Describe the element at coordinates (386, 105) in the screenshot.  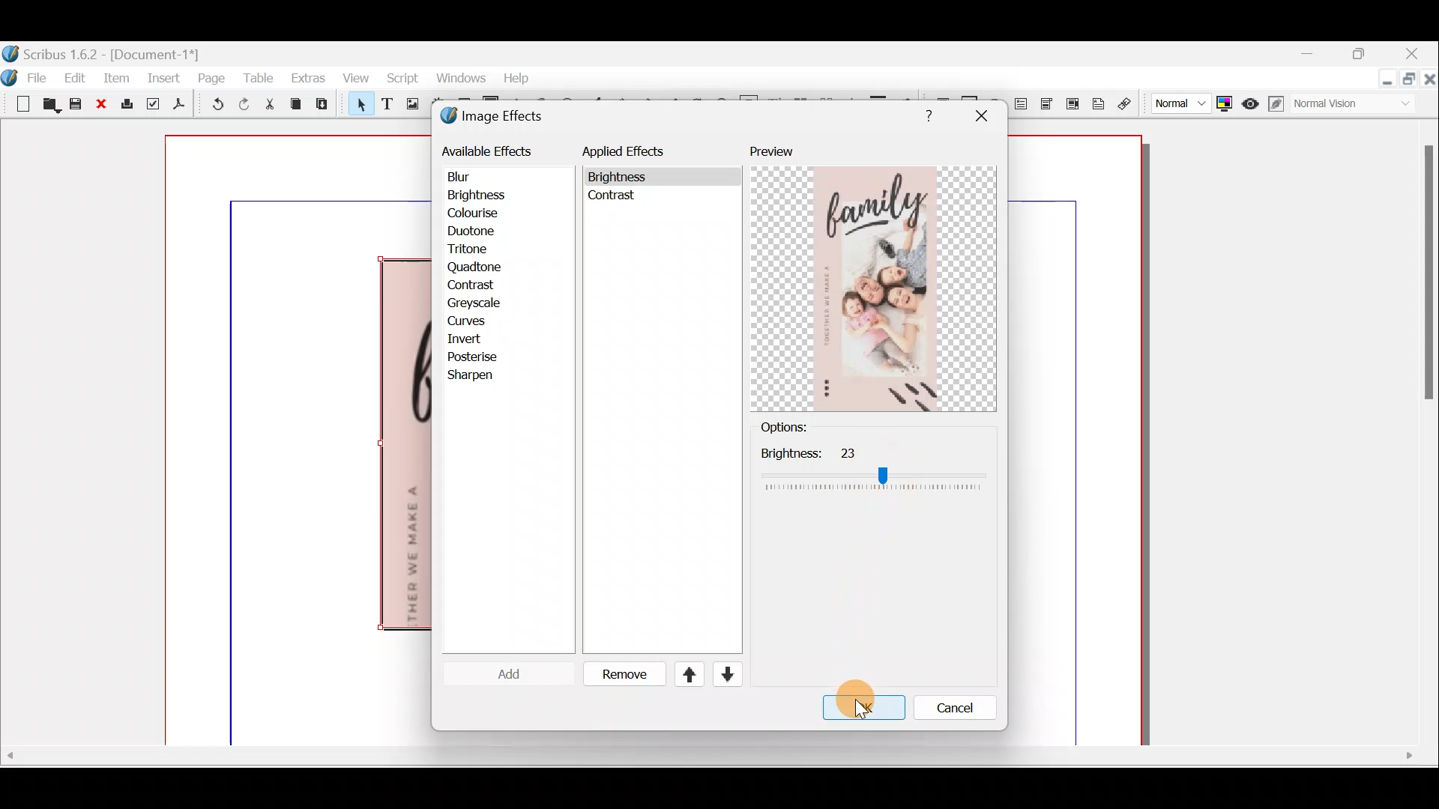
I see `Text frame` at that location.